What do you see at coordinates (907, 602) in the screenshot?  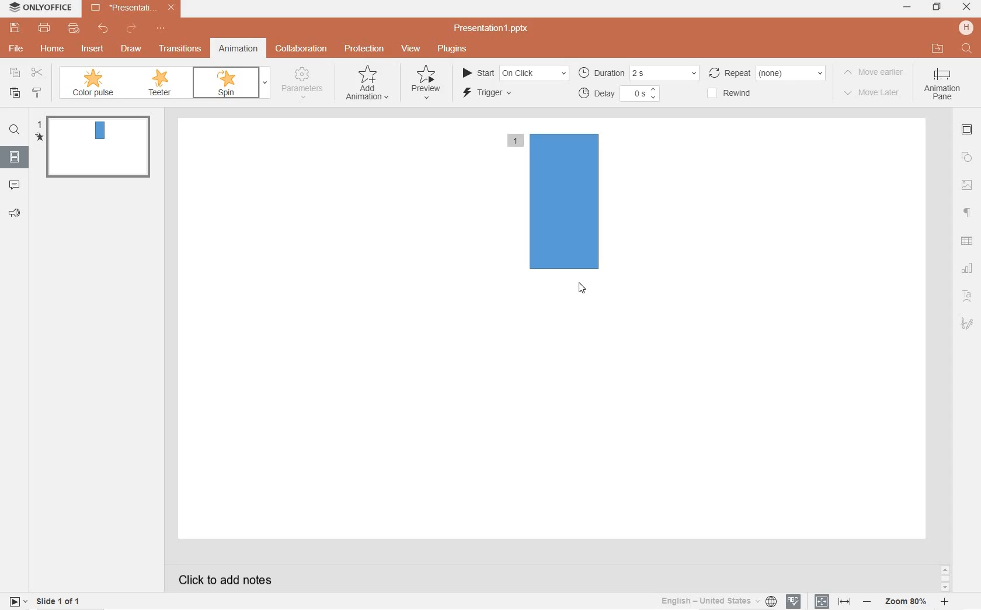 I see `Zoom 80%` at bounding box center [907, 602].